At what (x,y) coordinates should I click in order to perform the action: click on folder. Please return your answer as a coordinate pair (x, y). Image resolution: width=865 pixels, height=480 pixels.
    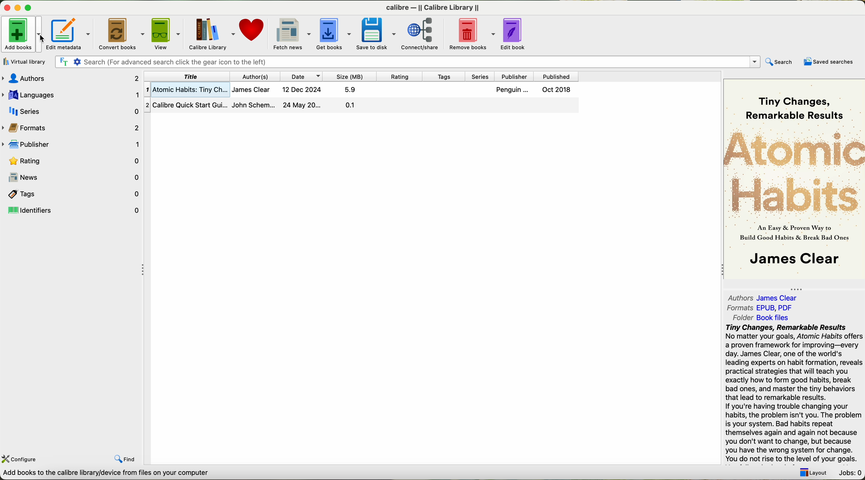
    Looking at the image, I should click on (760, 318).